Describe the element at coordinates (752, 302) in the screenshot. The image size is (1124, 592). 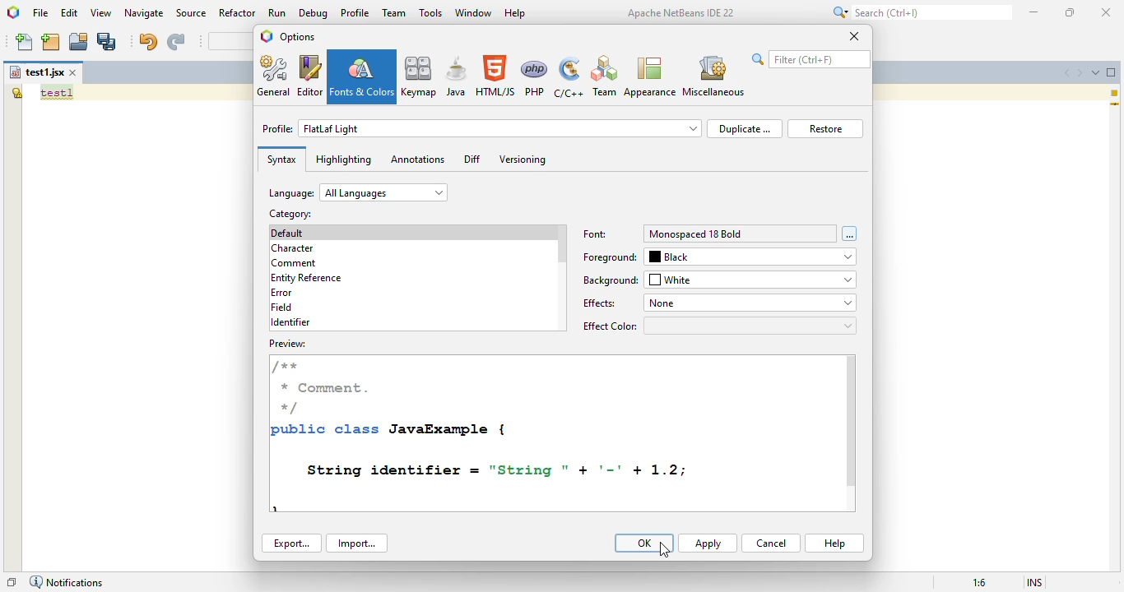
I see `none` at that location.